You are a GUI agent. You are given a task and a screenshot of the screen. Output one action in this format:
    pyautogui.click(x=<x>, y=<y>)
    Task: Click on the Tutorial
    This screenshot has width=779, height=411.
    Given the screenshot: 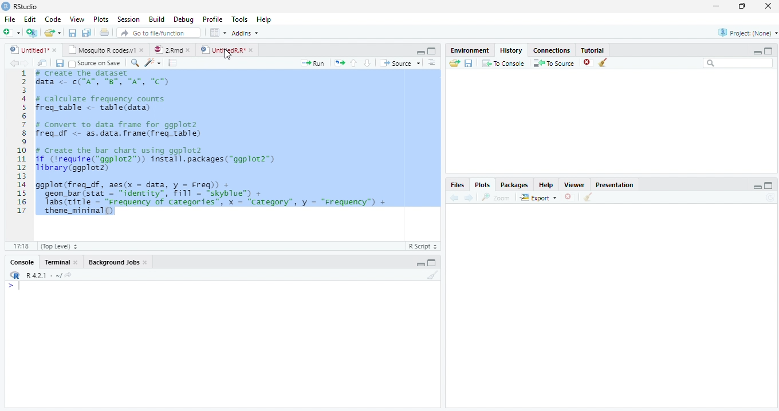 What is the action you would take?
    pyautogui.click(x=593, y=50)
    